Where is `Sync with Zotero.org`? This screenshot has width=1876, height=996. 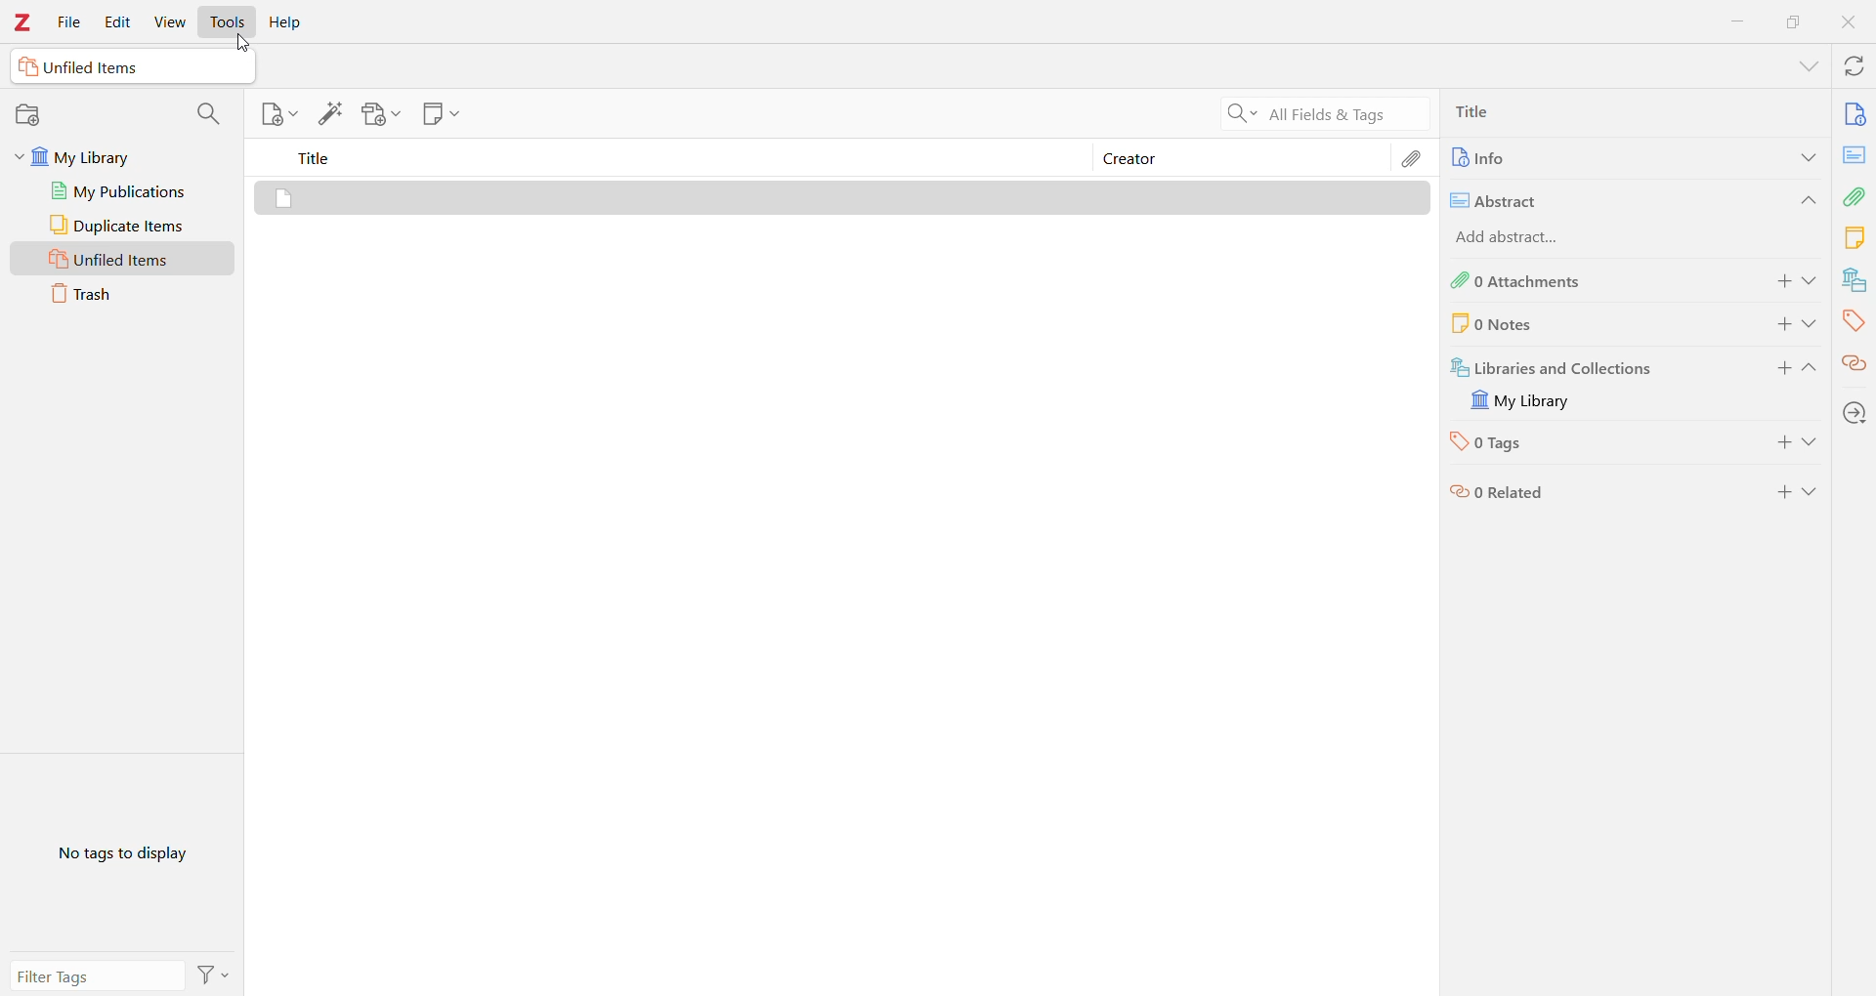
Sync with Zotero.org is located at coordinates (1854, 66).